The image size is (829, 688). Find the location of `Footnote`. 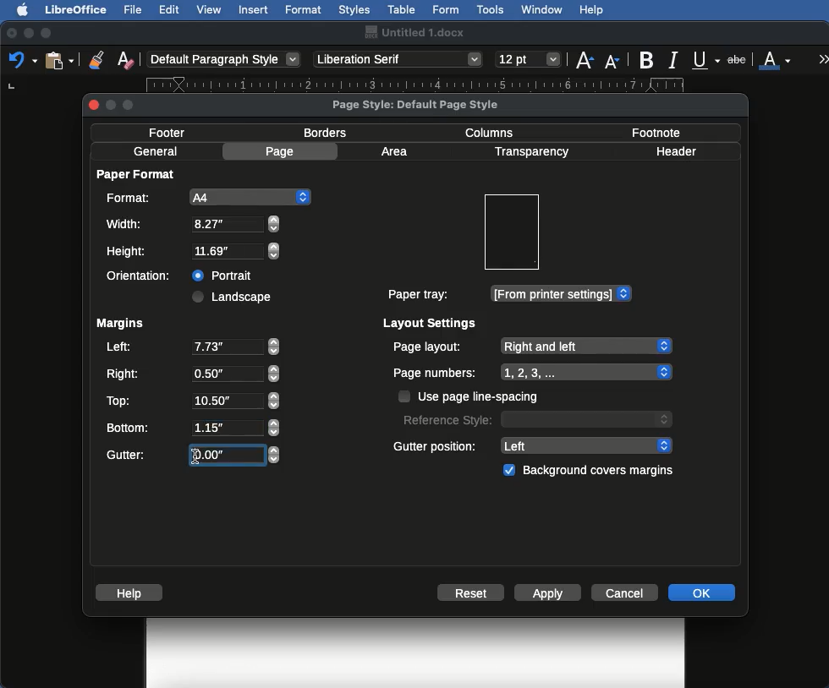

Footnote is located at coordinates (655, 132).